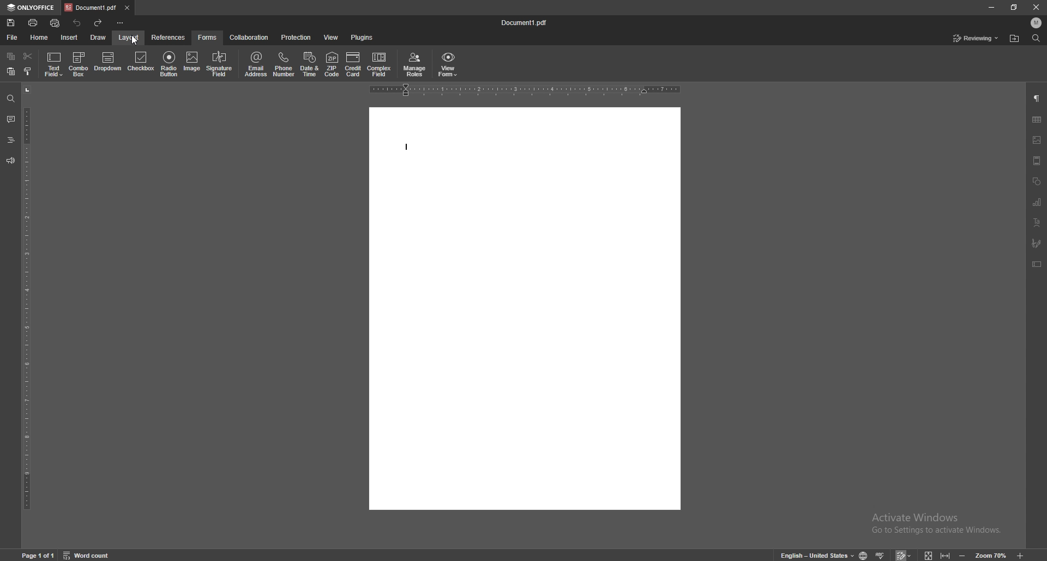 This screenshot has height=561, width=1047. What do you see at coordinates (120, 22) in the screenshot?
I see `customize toolbar` at bounding box center [120, 22].